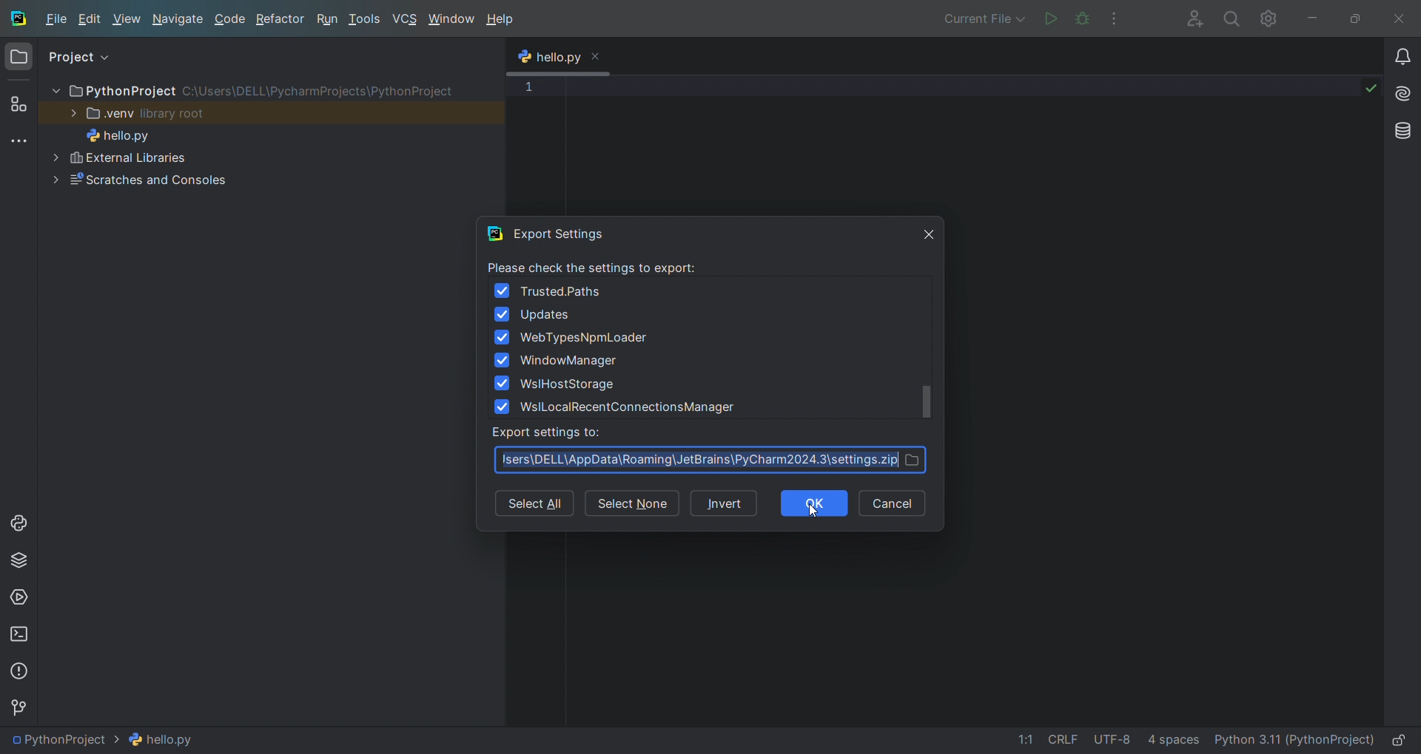  What do you see at coordinates (629, 408) in the screenshot?
I see `WslLocalRecentConnectionsManager` at bounding box center [629, 408].